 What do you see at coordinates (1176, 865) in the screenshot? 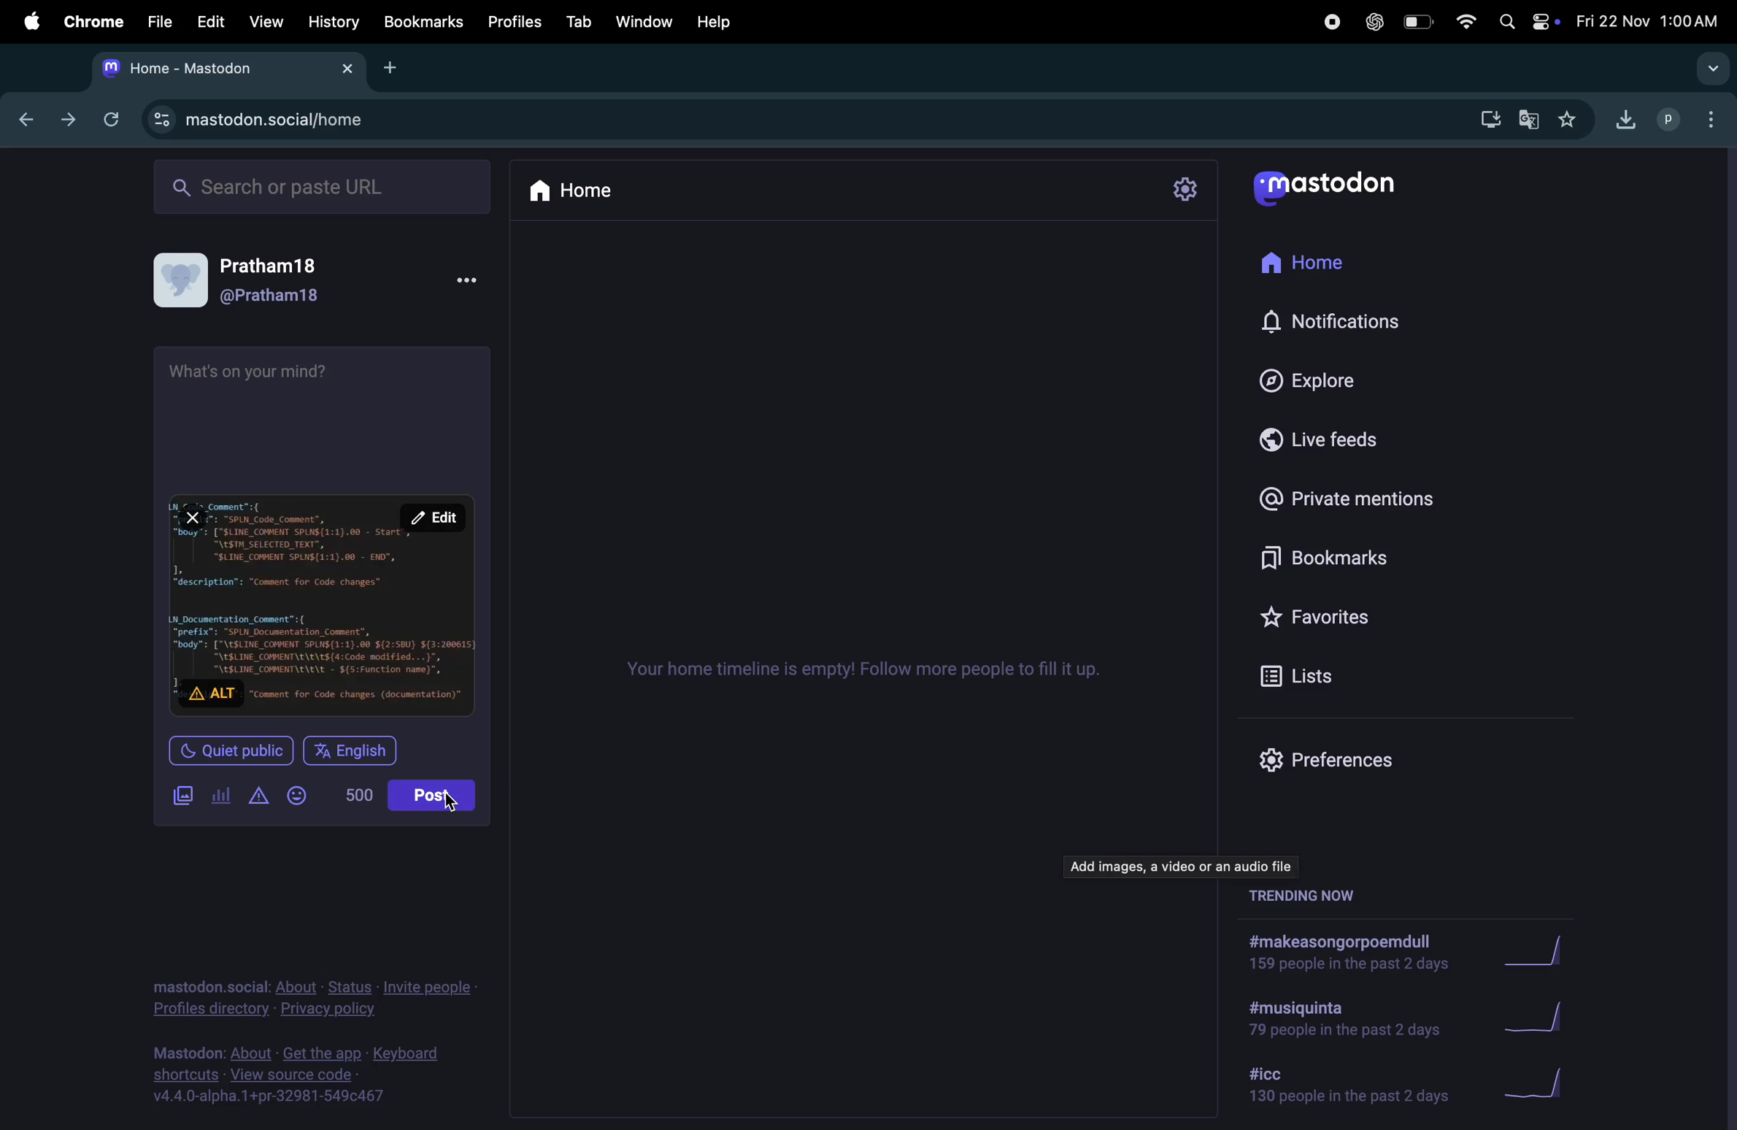
I see `add images` at bounding box center [1176, 865].